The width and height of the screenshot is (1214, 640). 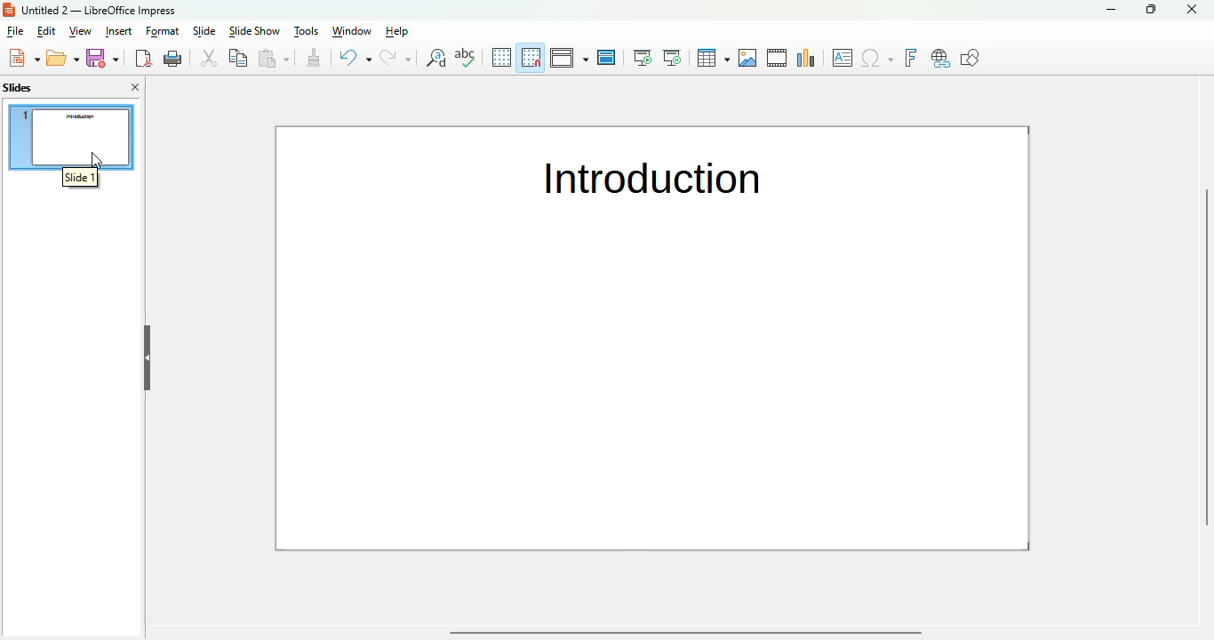 What do you see at coordinates (1152, 9) in the screenshot?
I see `maximize` at bounding box center [1152, 9].